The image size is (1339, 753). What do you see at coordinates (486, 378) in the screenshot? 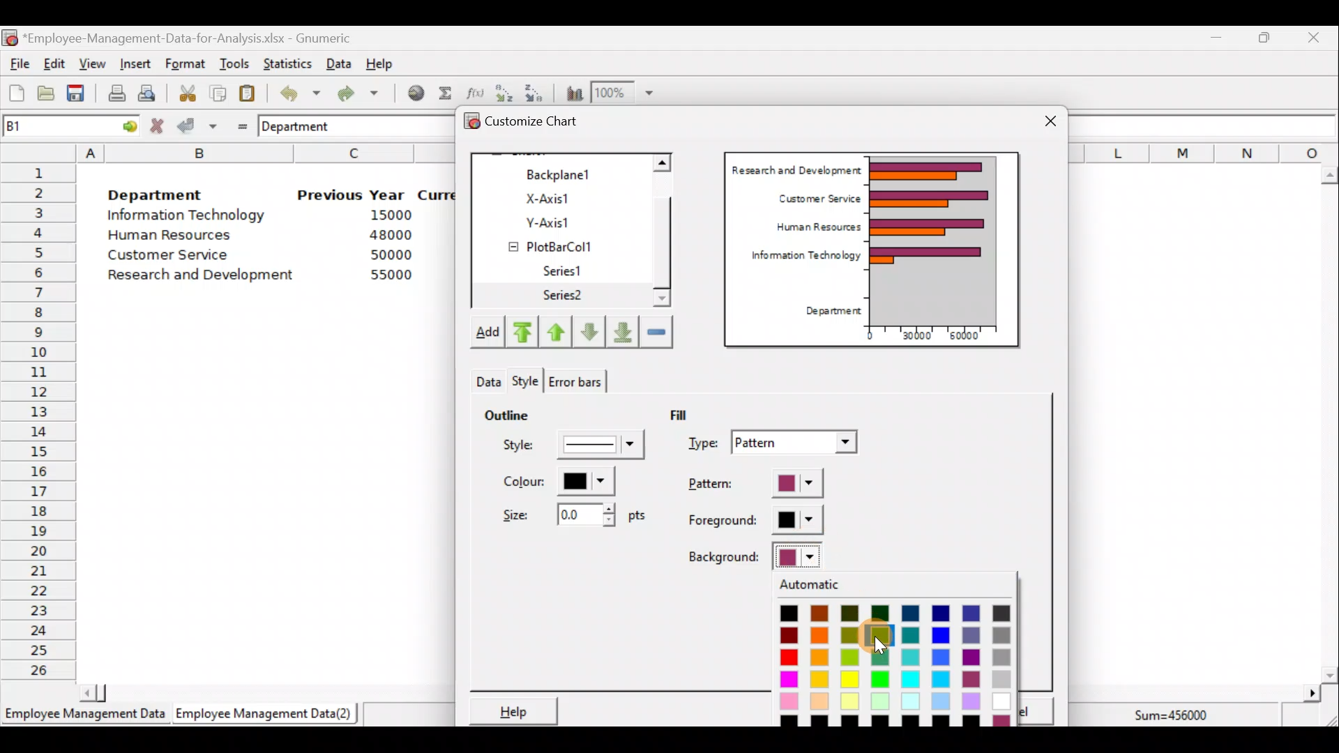
I see `Style` at bounding box center [486, 378].